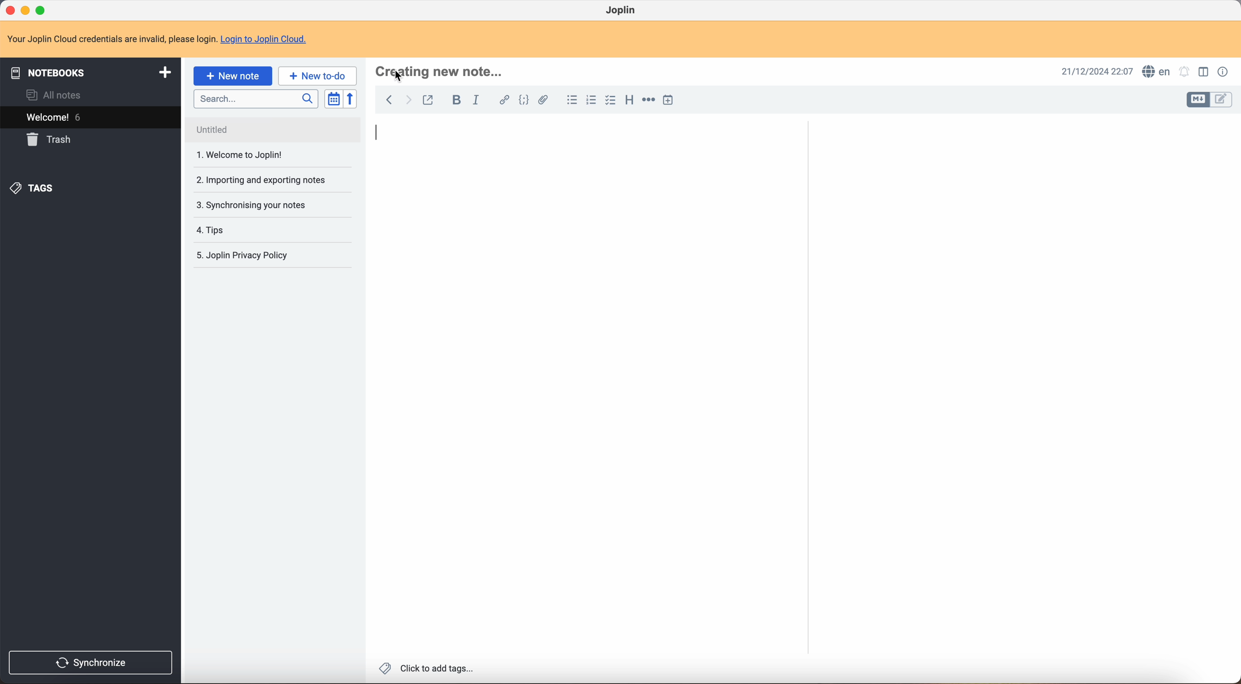  I want to click on type, so click(379, 132).